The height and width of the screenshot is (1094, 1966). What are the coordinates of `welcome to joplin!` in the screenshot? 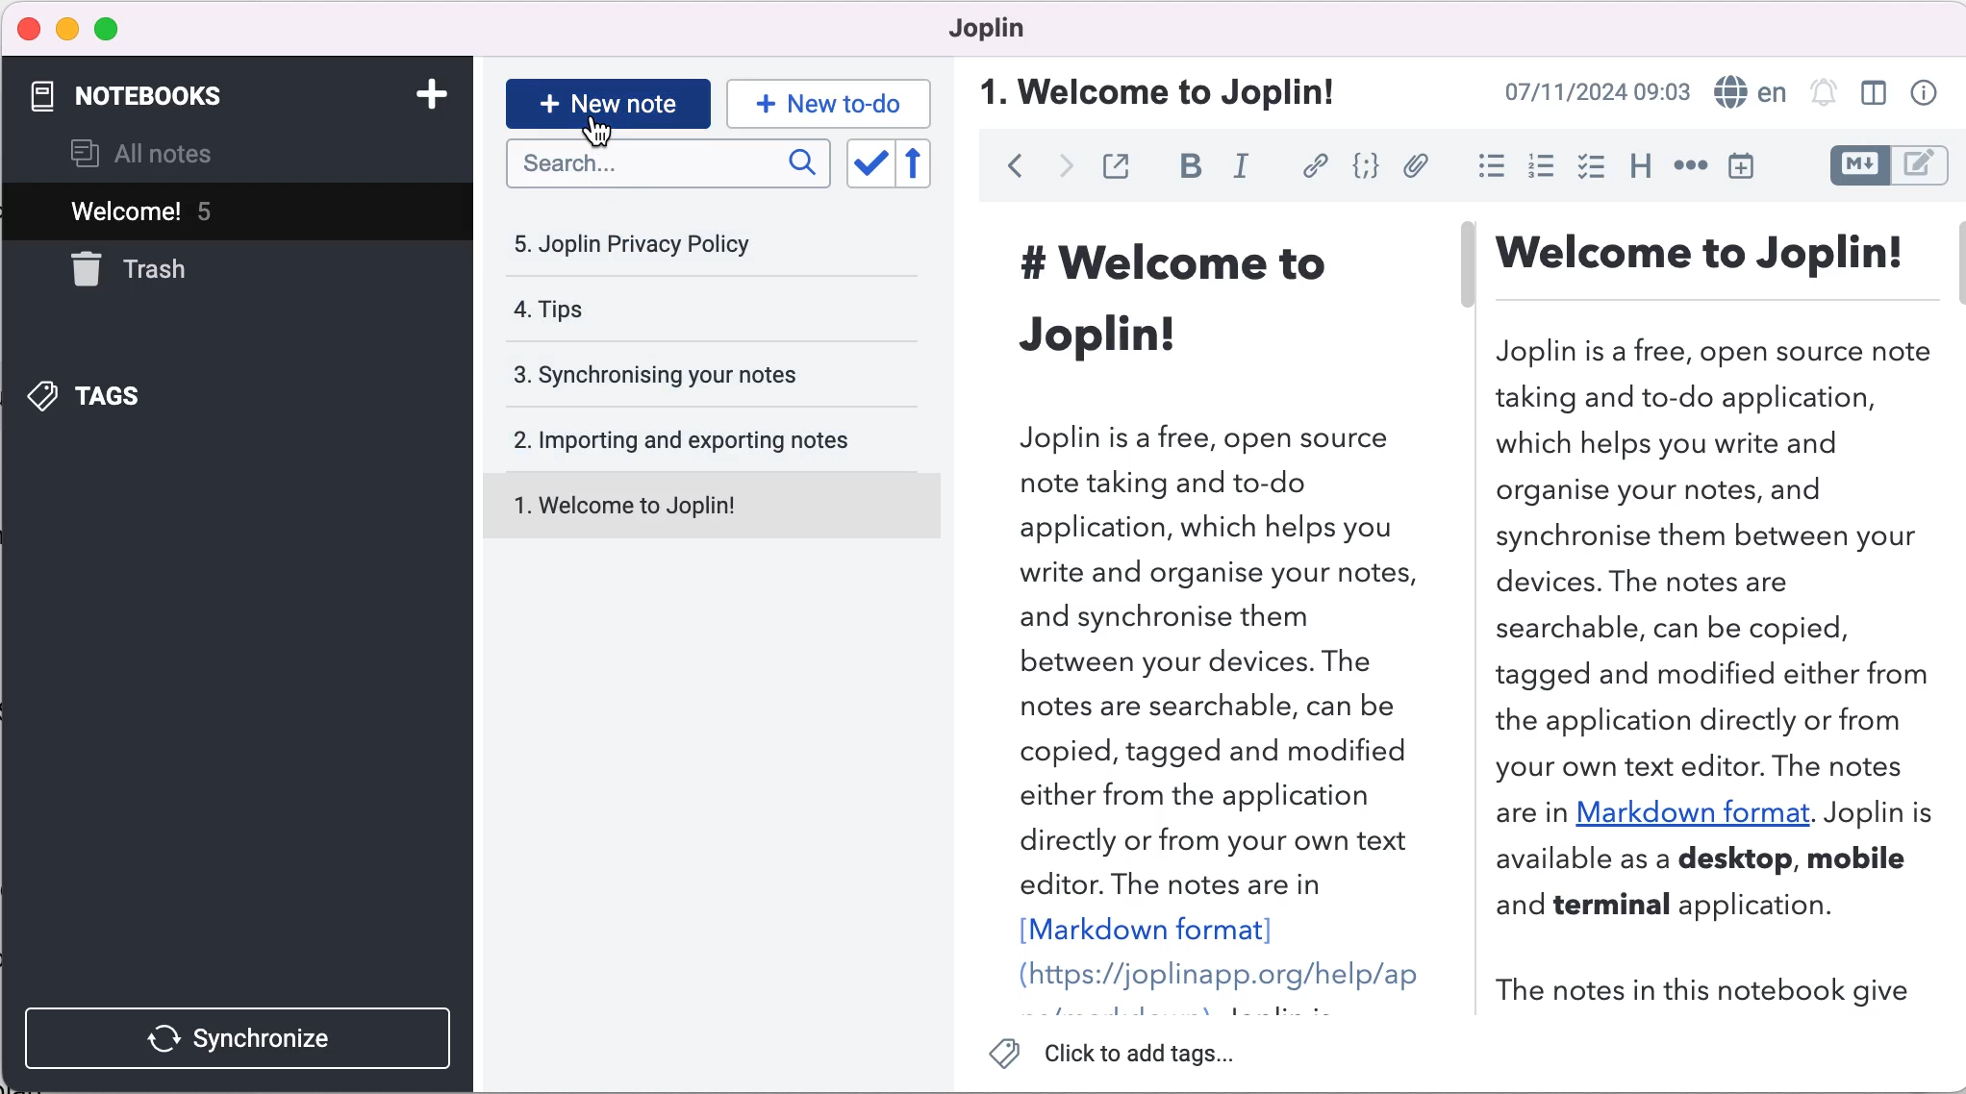 It's located at (1176, 93).